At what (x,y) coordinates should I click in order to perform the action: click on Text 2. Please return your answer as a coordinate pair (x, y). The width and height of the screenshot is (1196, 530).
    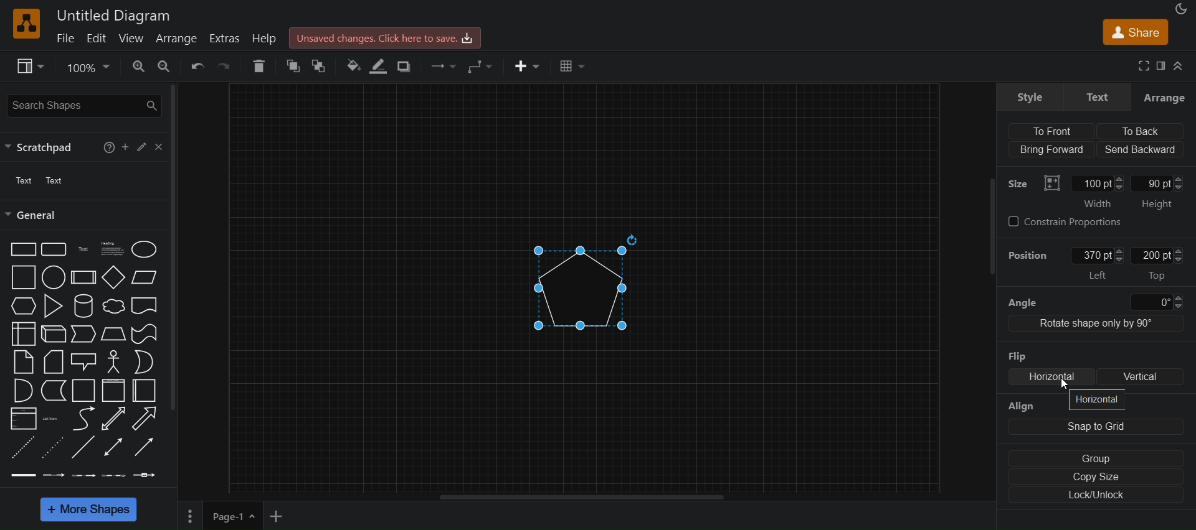
    Looking at the image, I should click on (54, 180).